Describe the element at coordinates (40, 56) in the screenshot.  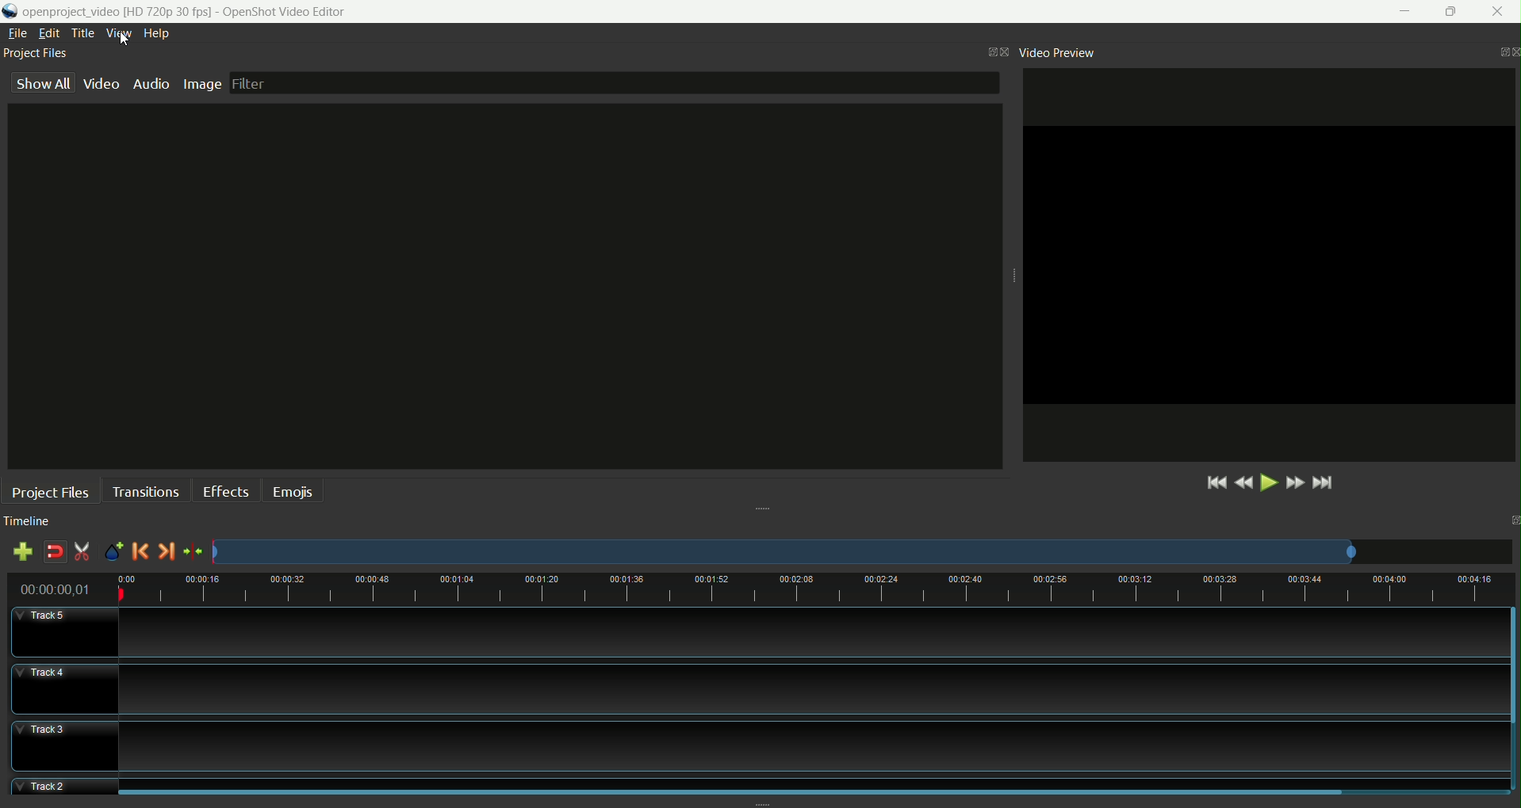
I see `project files` at that location.